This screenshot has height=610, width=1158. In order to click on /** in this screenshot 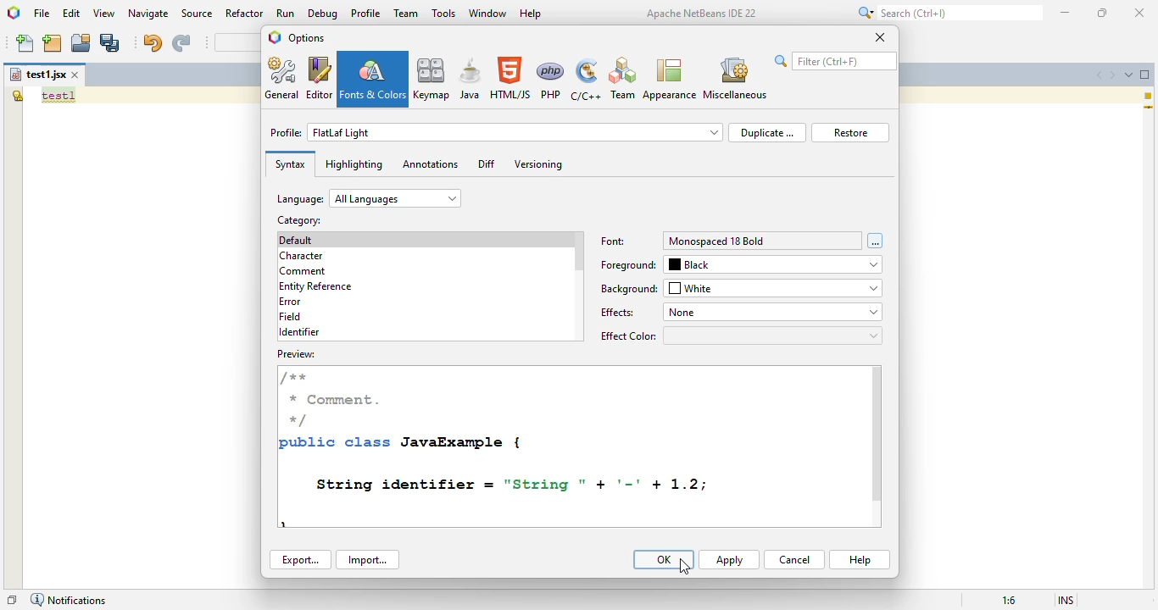, I will do `click(304, 377)`.